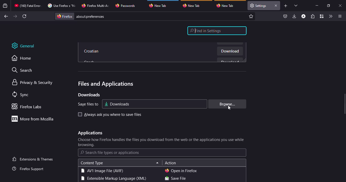 The width and height of the screenshot is (346, 182). Describe the element at coordinates (27, 46) in the screenshot. I see `general` at that location.